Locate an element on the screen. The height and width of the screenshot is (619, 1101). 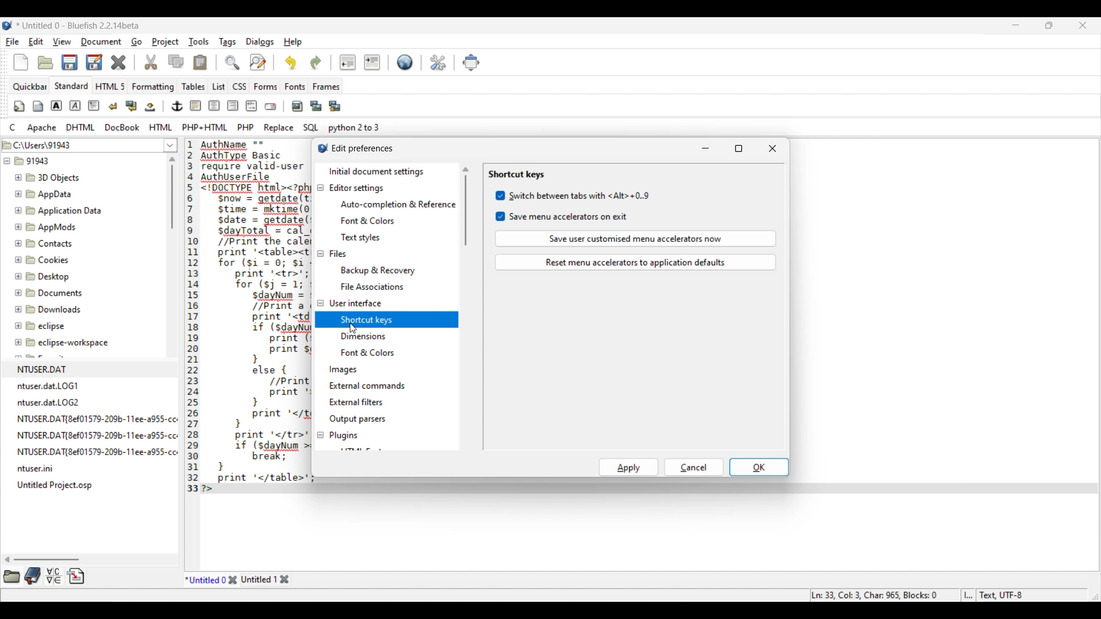
Save user customized menu accelerators now is located at coordinates (636, 238).